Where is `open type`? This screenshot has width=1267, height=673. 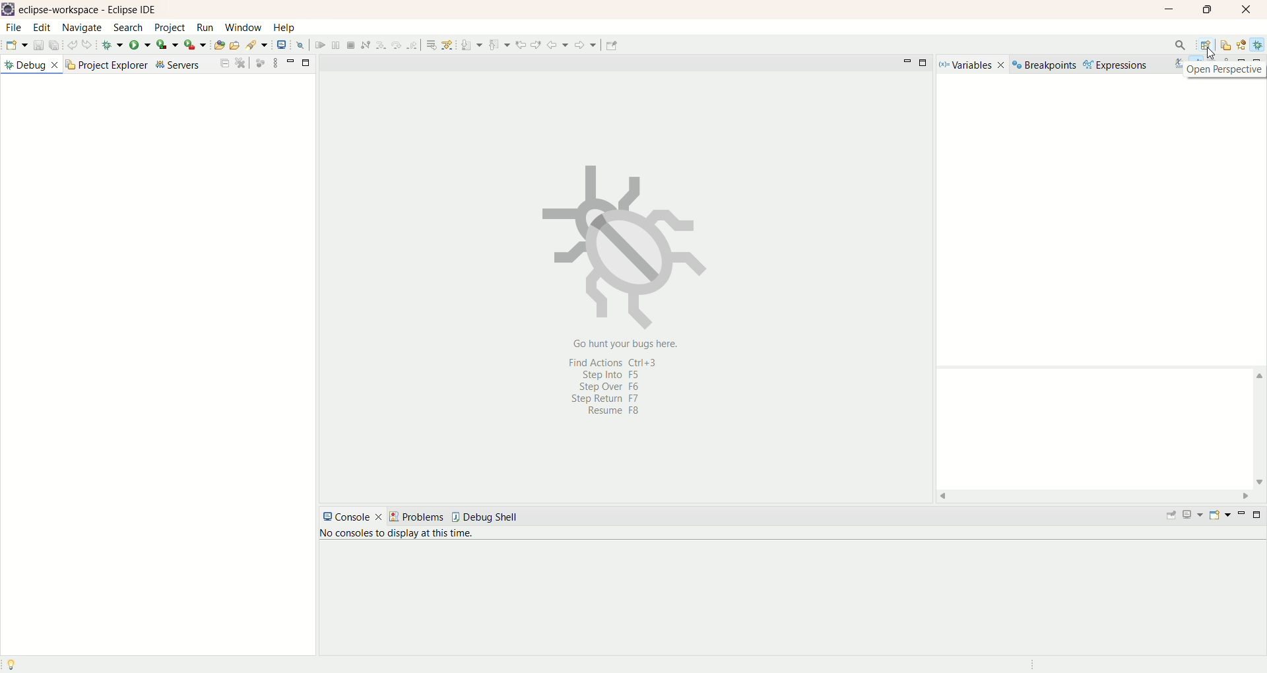 open type is located at coordinates (277, 46).